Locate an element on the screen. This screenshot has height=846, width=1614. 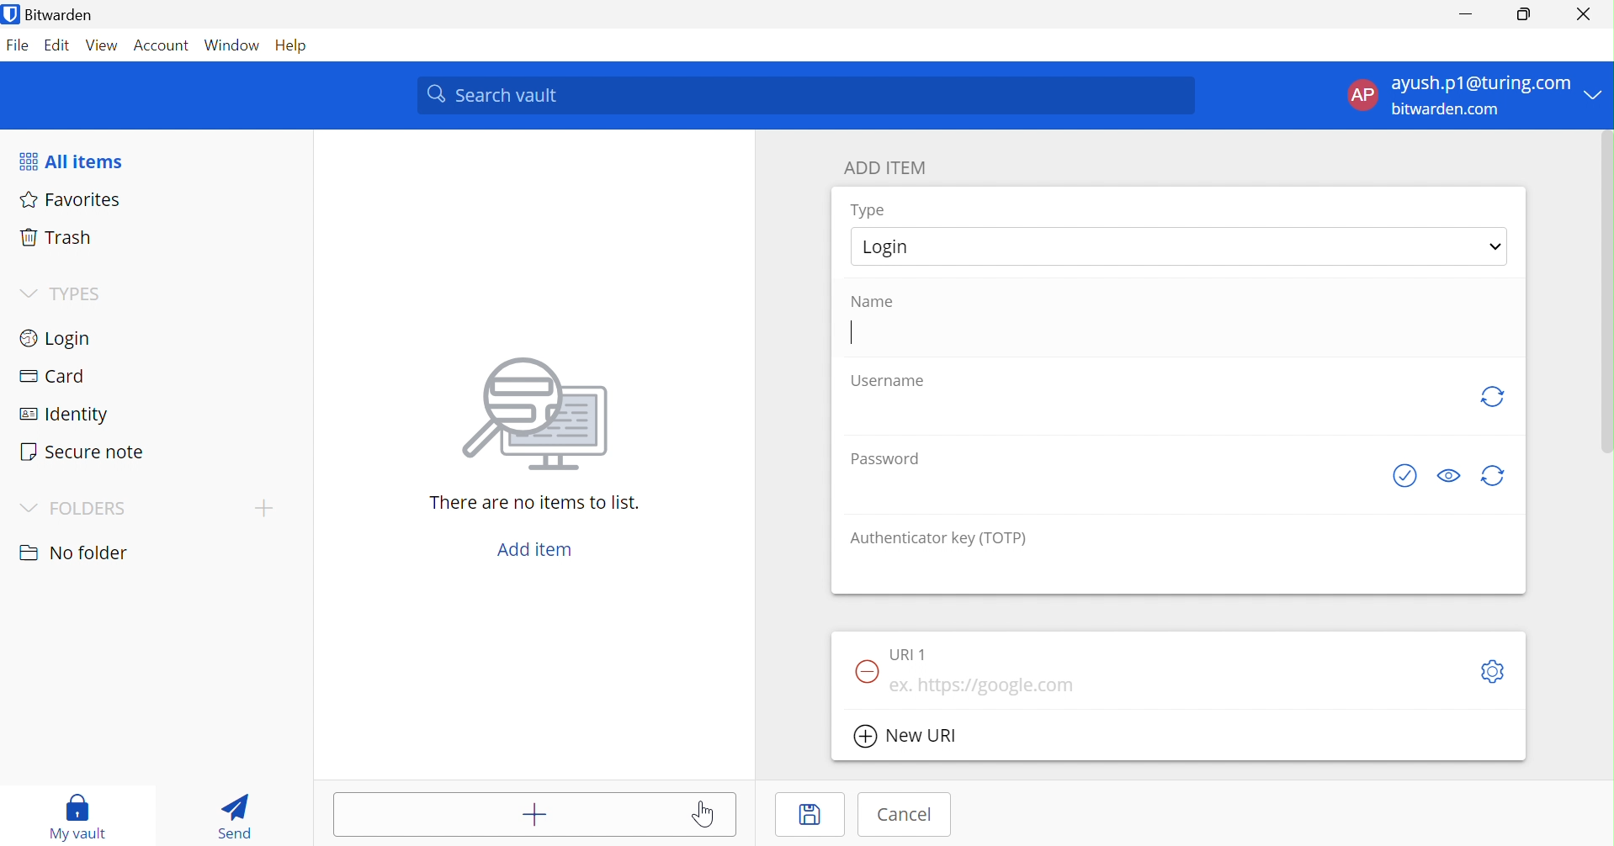
File is located at coordinates (19, 48).